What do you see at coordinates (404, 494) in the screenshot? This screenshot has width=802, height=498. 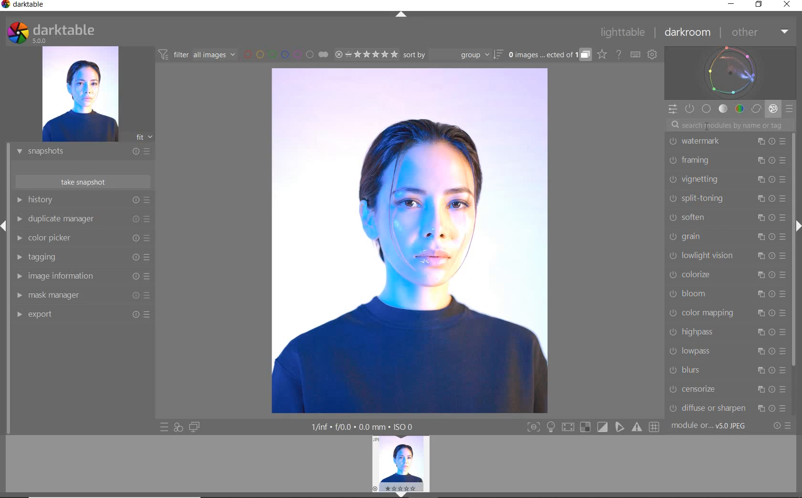 I see `EXPAND/COLLAPSE` at bounding box center [404, 494].